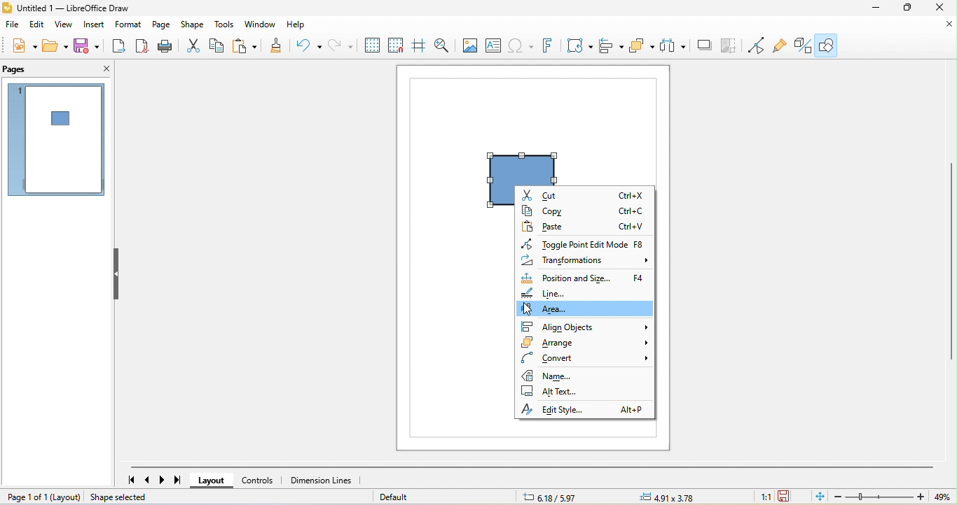 This screenshot has width=957, height=505. I want to click on 1:1, so click(764, 497).